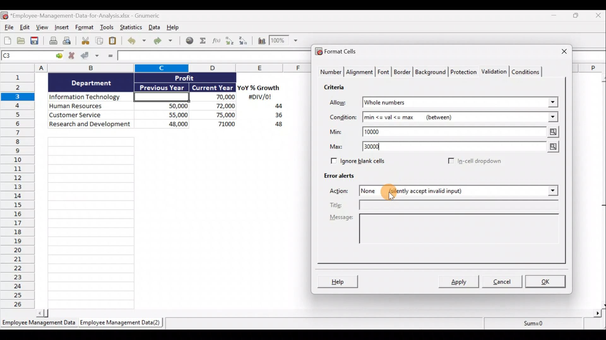 The height and width of the screenshot is (340, 606). Describe the element at coordinates (443, 233) in the screenshot. I see `Message` at that location.